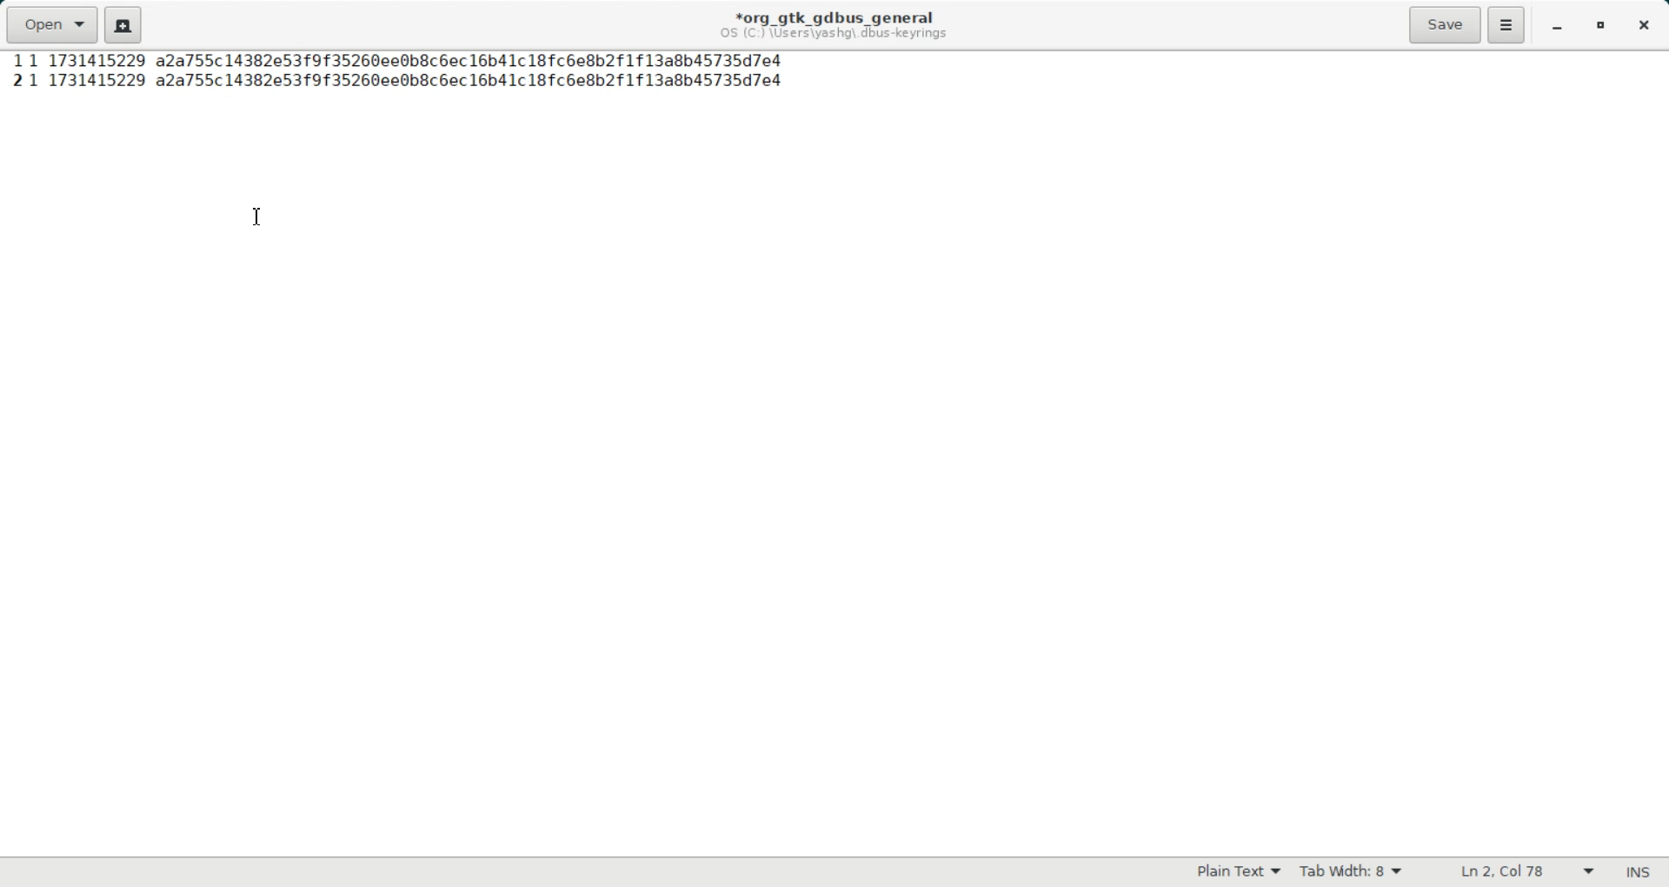 This screenshot has width=1669, height=887. Describe the element at coordinates (1510, 872) in the screenshot. I see `Text Wrapping` at that location.